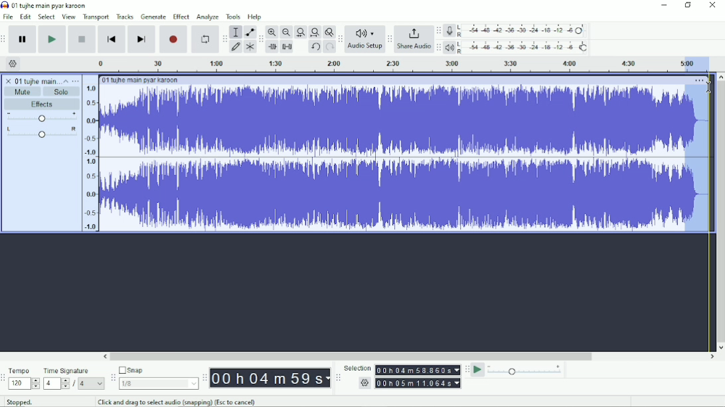 The width and height of the screenshot is (725, 407). I want to click on 00h00m00.000s, so click(418, 371).